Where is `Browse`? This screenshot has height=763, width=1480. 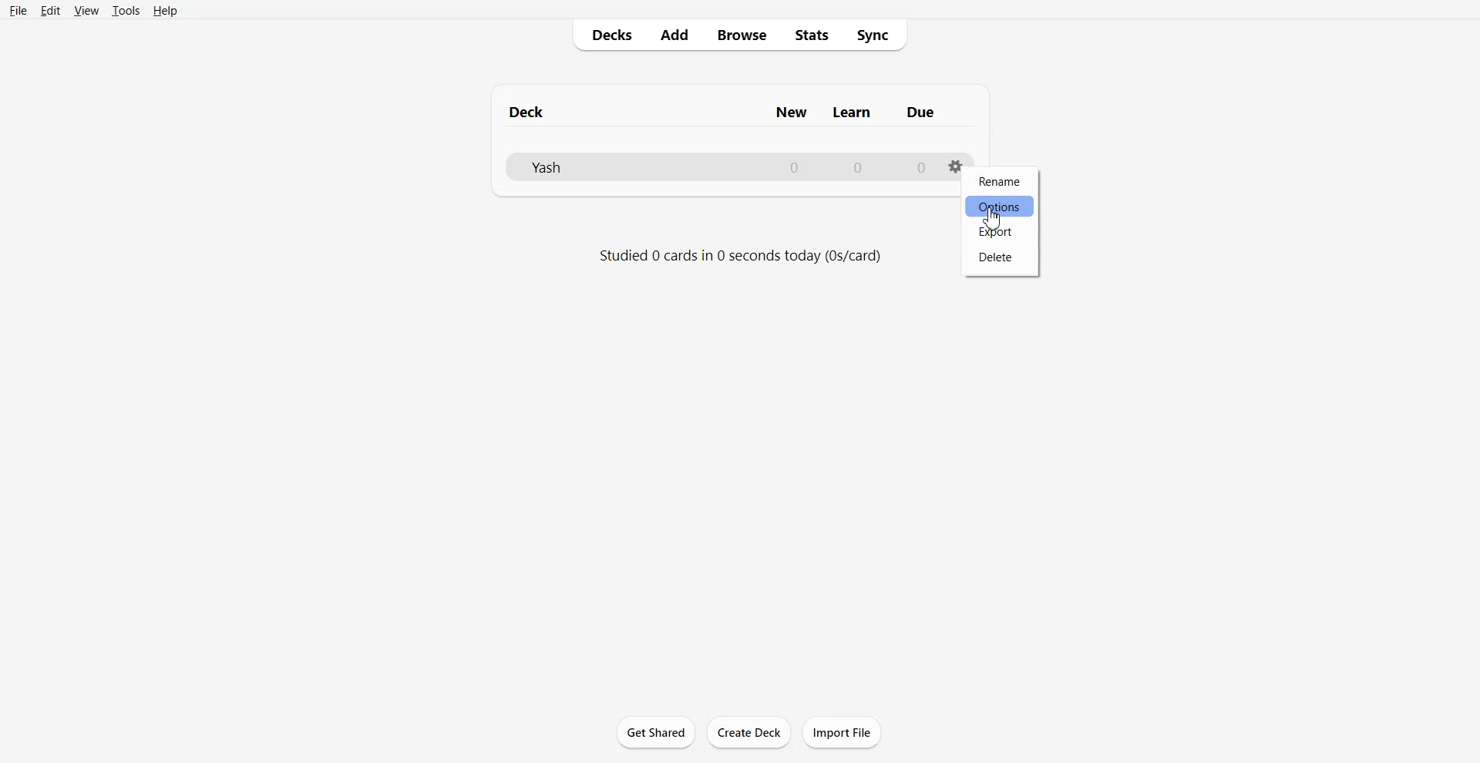
Browse is located at coordinates (740, 35).